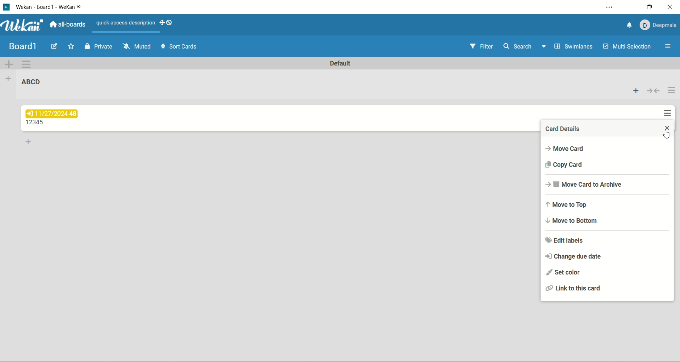  I want to click on move card, so click(569, 148).